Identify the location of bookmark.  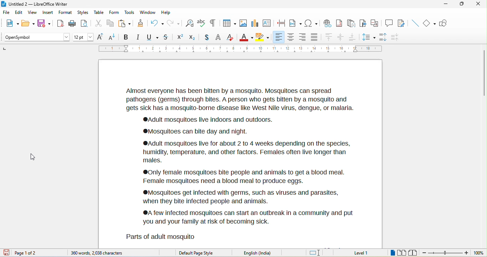
(363, 24).